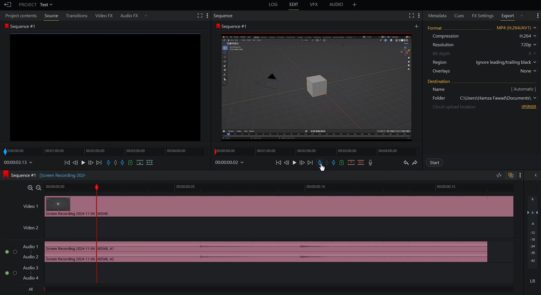  I want to click on Cues, so click(460, 15).